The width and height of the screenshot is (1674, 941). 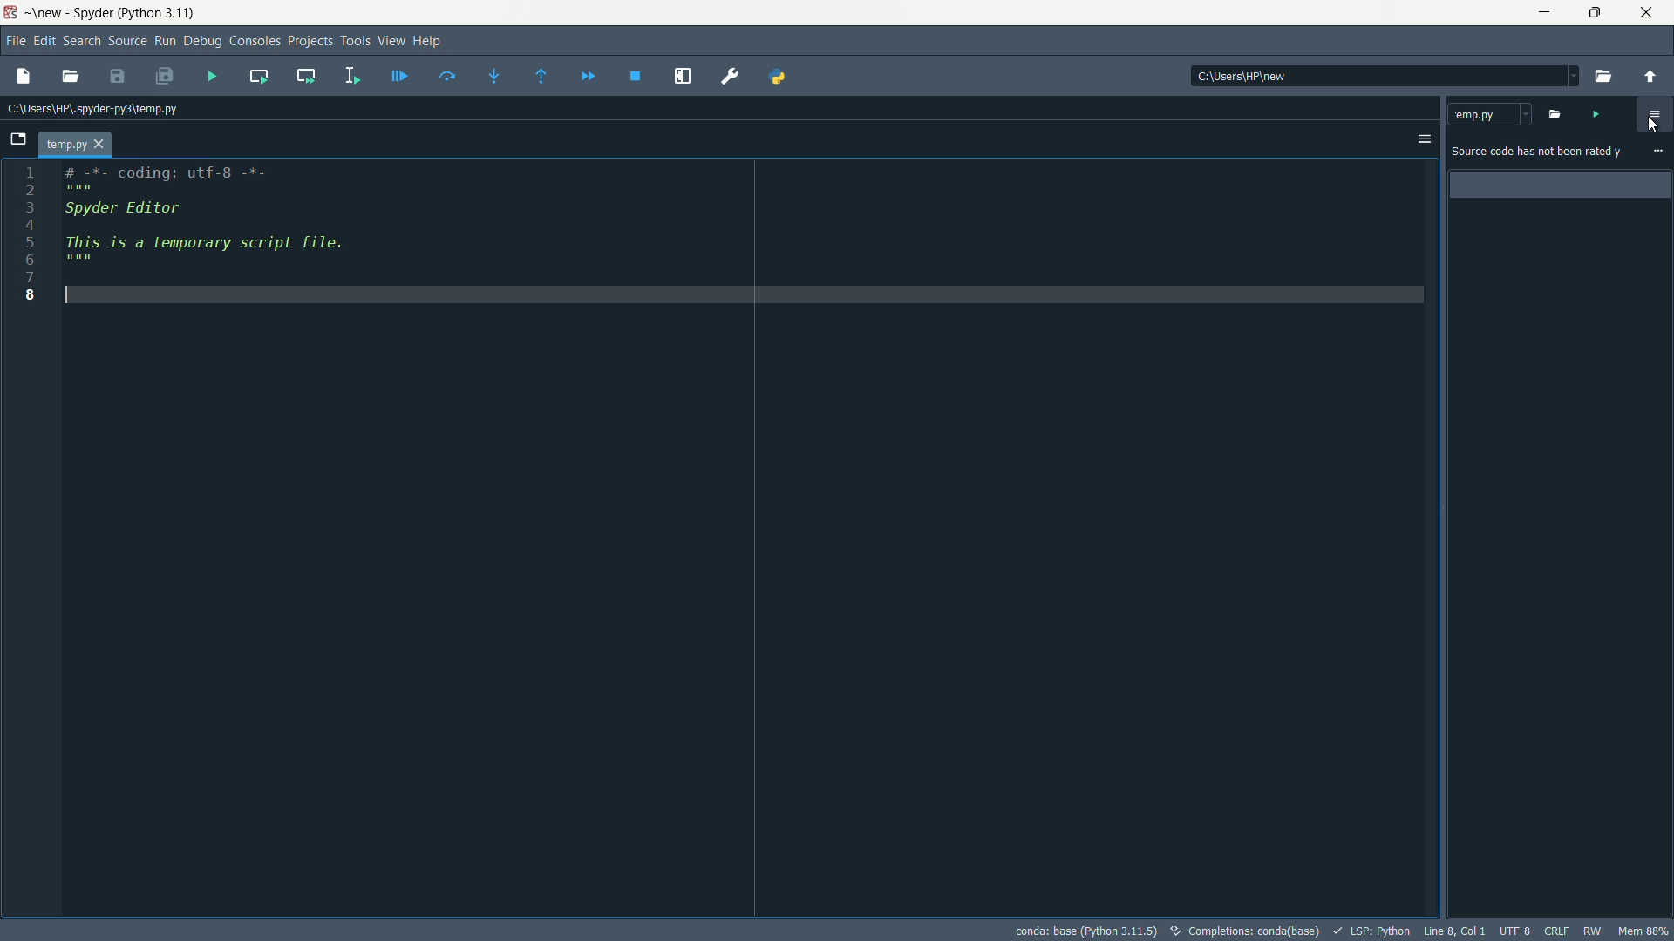 What do you see at coordinates (45, 17) in the screenshot?
I see `new` at bounding box center [45, 17].